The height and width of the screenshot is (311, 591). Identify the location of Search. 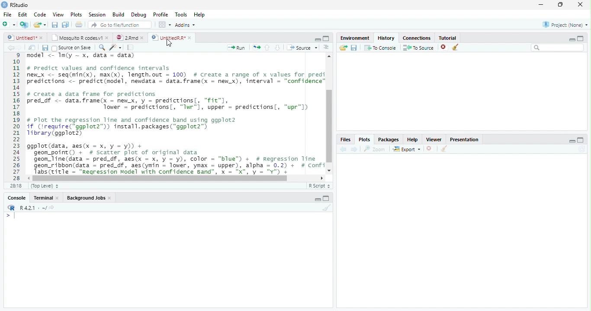
(559, 48).